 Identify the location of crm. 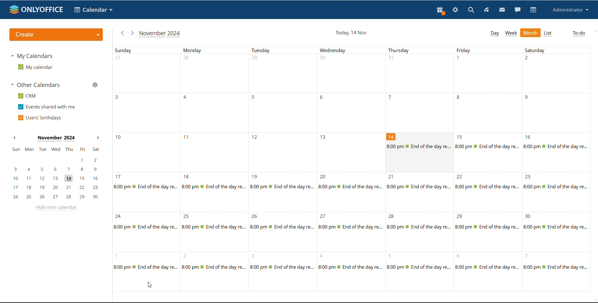
(27, 96).